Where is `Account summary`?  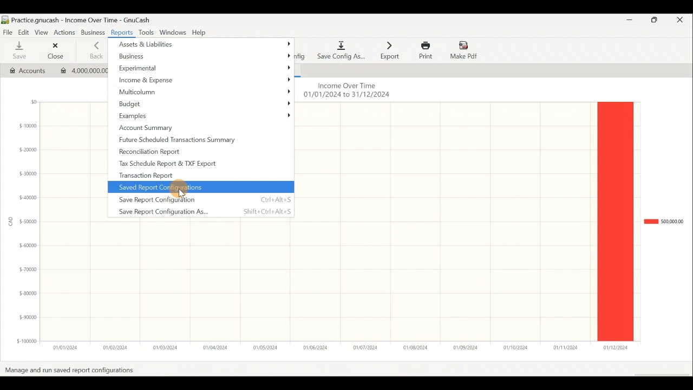
Account summary is located at coordinates (202, 128).